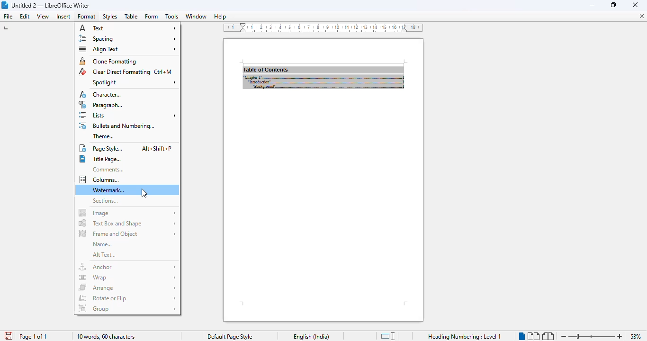 The height and width of the screenshot is (341, 647). What do you see at coordinates (614, 5) in the screenshot?
I see `maximize` at bounding box center [614, 5].